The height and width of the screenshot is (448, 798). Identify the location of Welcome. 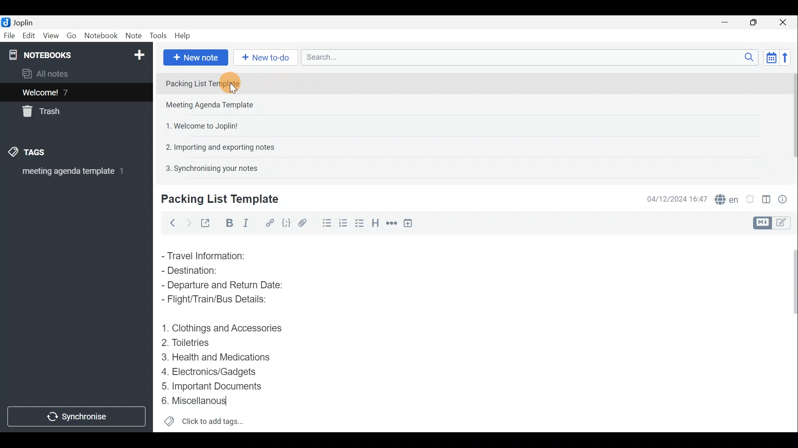
(64, 92).